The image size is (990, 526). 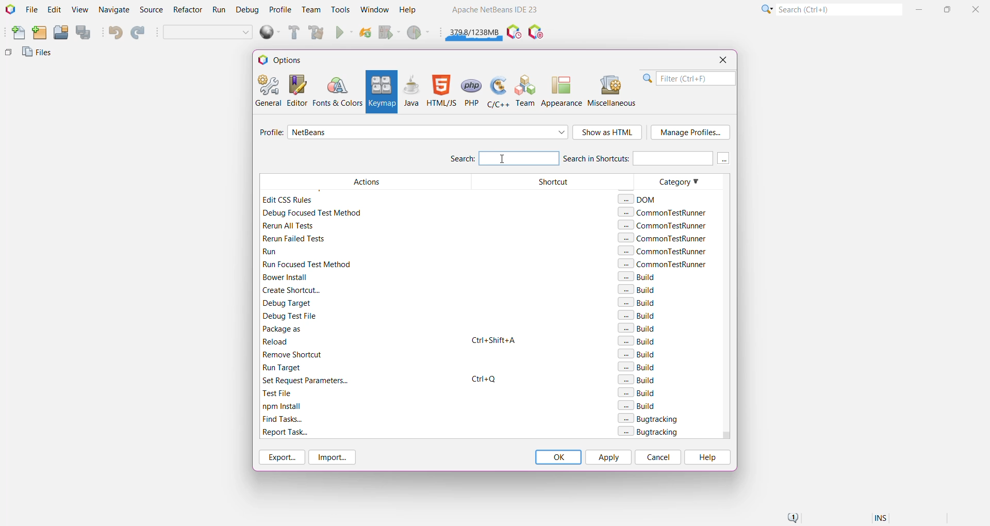 I want to click on Manage Profile, so click(x=690, y=133).